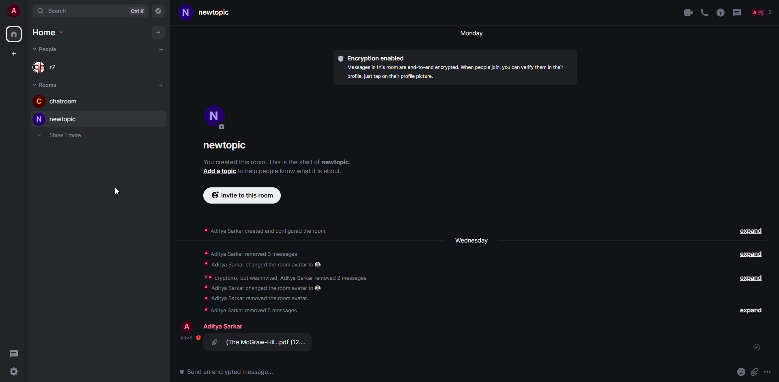 Image resolution: width=779 pixels, height=382 pixels. I want to click on profile, so click(215, 117).